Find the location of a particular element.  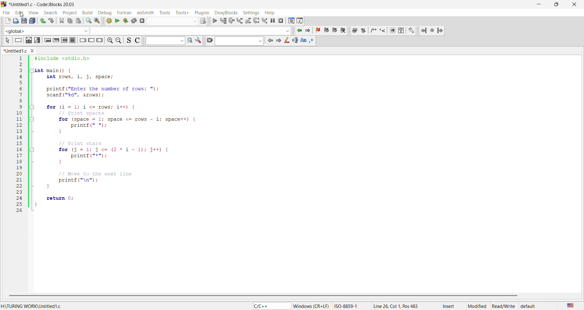

new file is located at coordinates (5, 21).